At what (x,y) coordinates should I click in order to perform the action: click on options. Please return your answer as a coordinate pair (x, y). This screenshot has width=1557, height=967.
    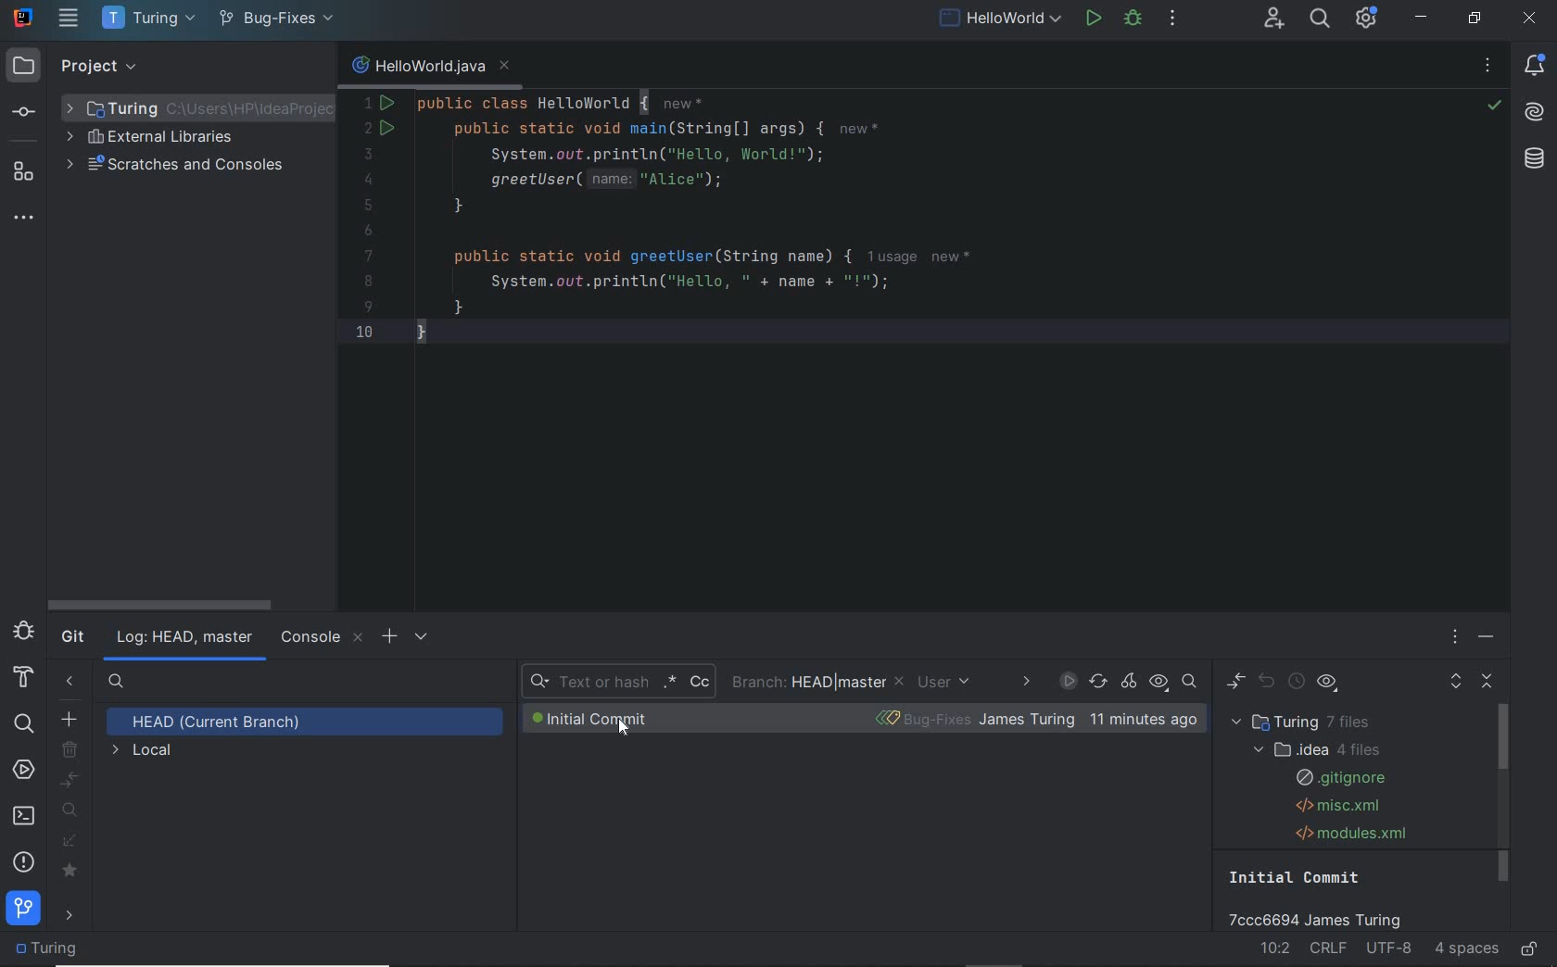
    Looking at the image, I should click on (281, 68).